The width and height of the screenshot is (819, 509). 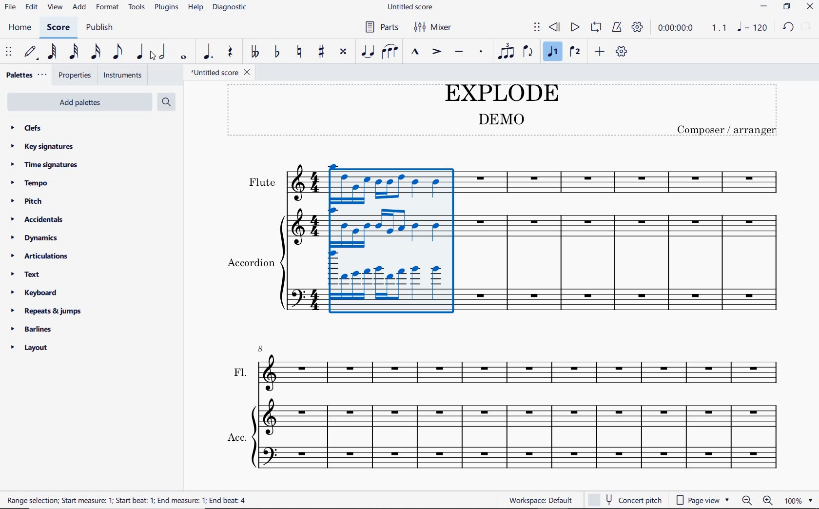 What do you see at coordinates (506, 418) in the screenshot?
I see `Acc.` at bounding box center [506, 418].